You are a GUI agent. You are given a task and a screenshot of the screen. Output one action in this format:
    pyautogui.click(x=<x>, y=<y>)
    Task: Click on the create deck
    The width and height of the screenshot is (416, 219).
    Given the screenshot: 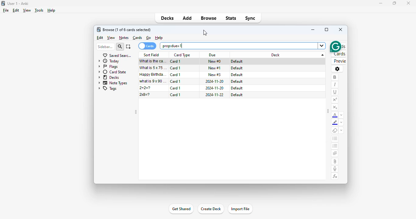 What is the action you would take?
    pyautogui.click(x=211, y=209)
    